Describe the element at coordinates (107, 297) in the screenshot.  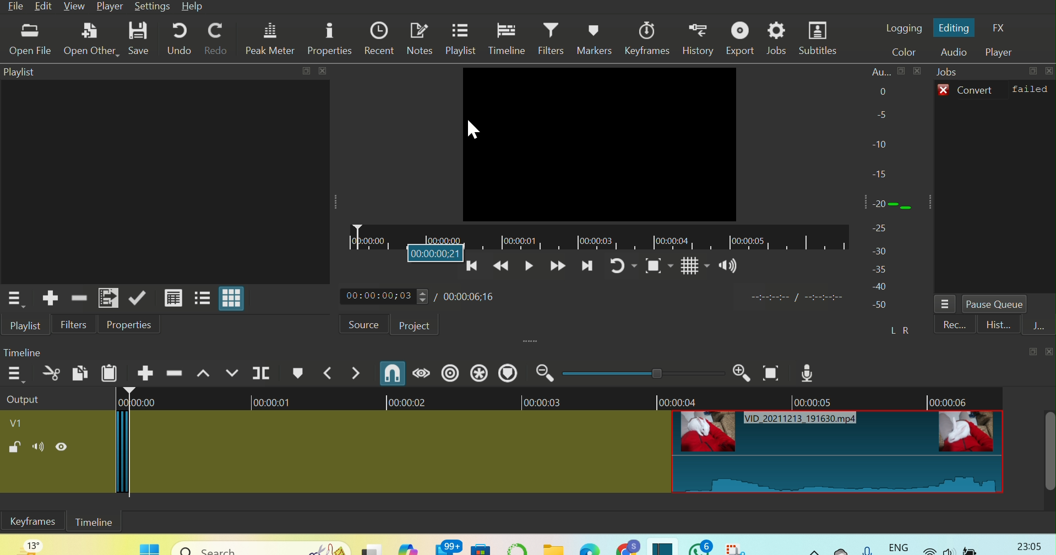
I see `Next` at that location.